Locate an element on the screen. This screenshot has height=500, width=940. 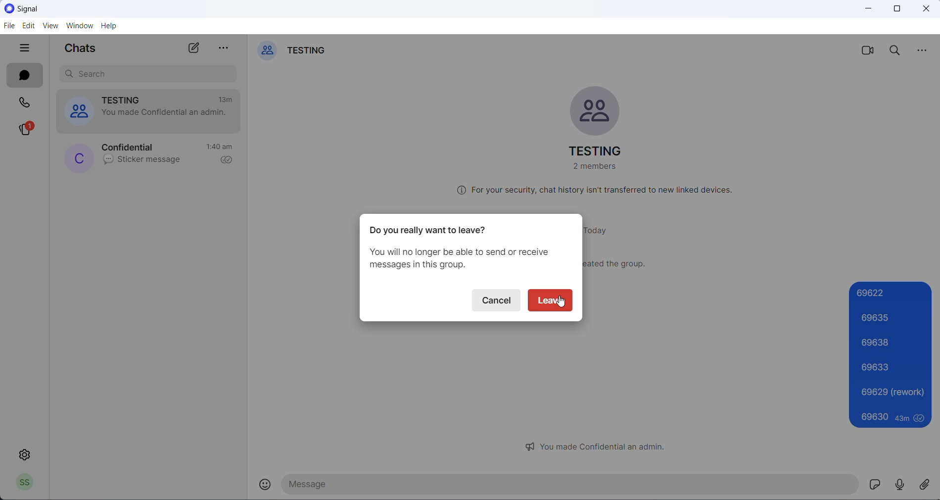
profile picture is located at coordinates (79, 158).